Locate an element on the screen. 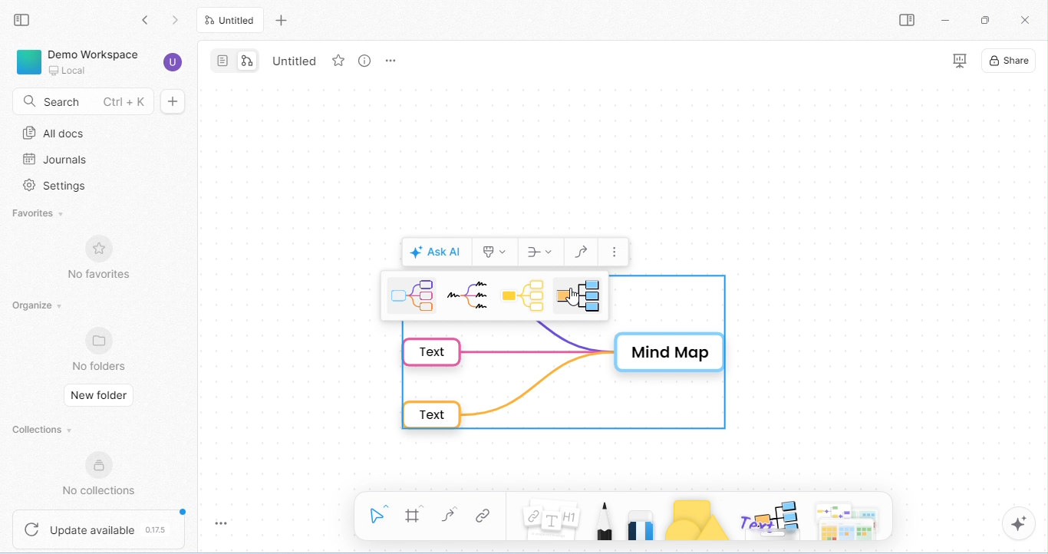  cursor movement is located at coordinates (575, 297).